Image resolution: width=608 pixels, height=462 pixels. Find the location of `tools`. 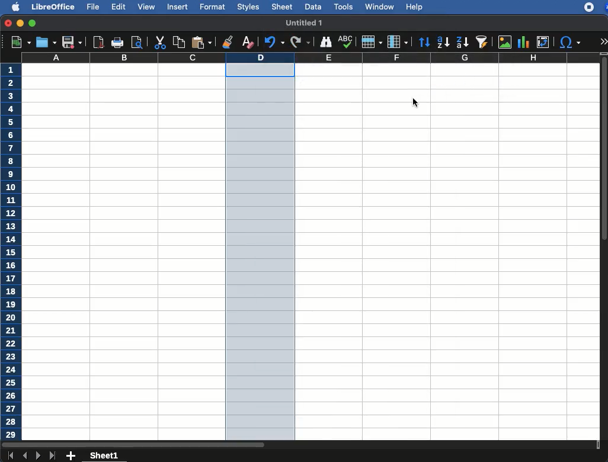

tools is located at coordinates (343, 6).